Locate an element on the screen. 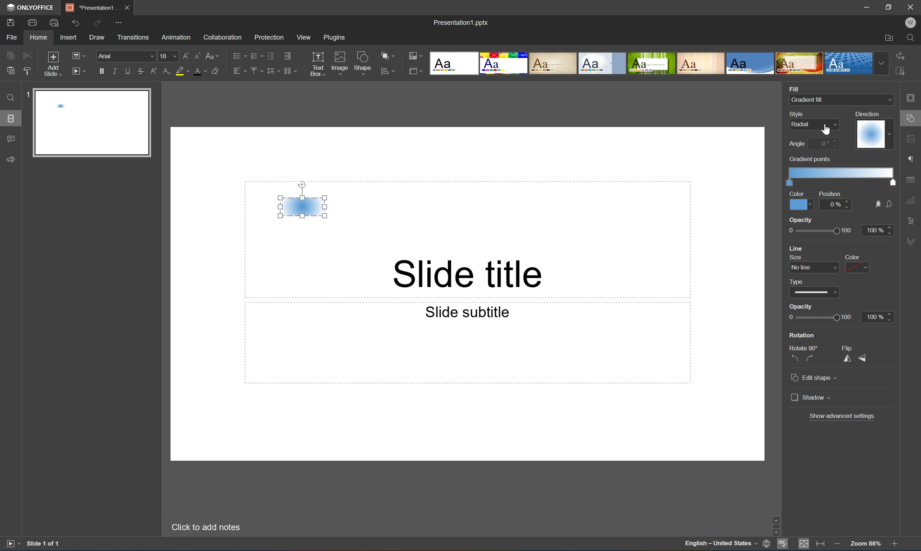 The image size is (921, 551). Undo is located at coordinates (74, 23).